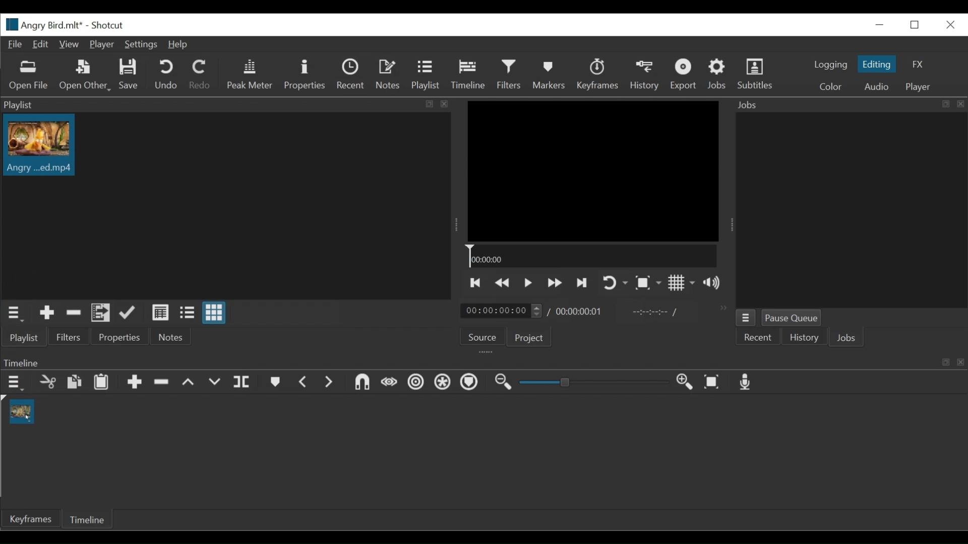 The width and height of the screenshot is (968, 544). Describe the element at coordinates (102, 381) in the screenshot. I see `Paste` at that location.